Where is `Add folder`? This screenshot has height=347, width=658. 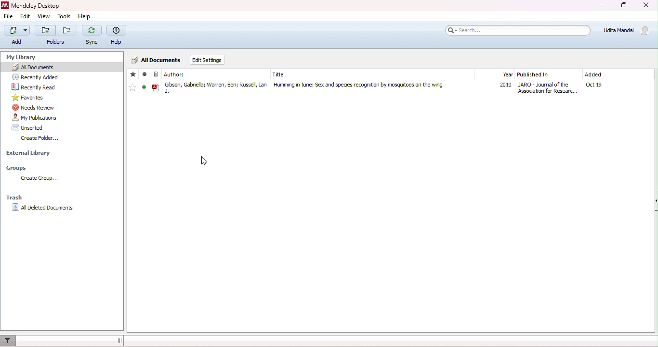 Add folder is located at coordinates (45, 30).